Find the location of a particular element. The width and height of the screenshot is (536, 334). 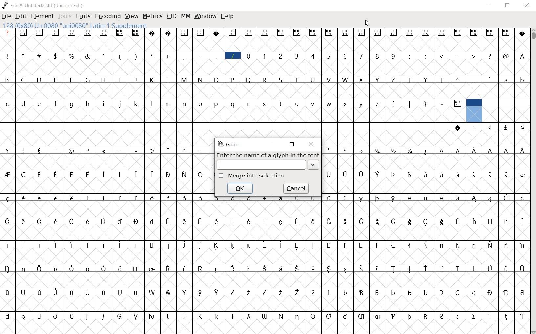

Symbol is located at coordinates (490, 292).